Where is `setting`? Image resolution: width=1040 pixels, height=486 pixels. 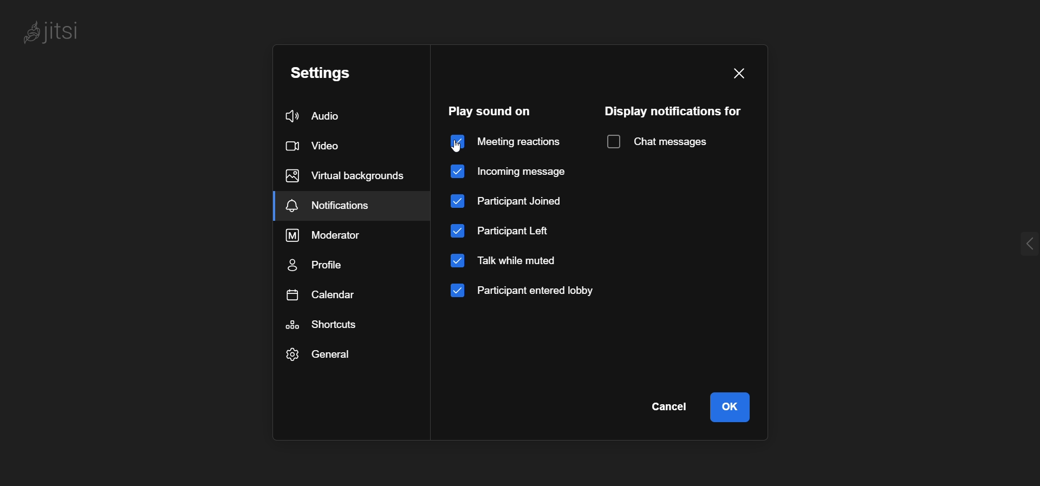 setting is located at coordinates (320, 73).